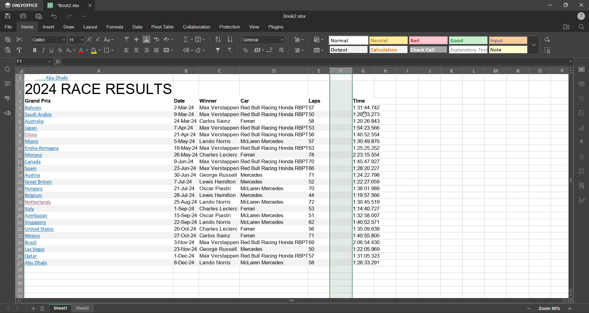  What do you see at coordinates (230, 40) in the screenshot?
I see `sort descending` at bounding box center [230, 40].